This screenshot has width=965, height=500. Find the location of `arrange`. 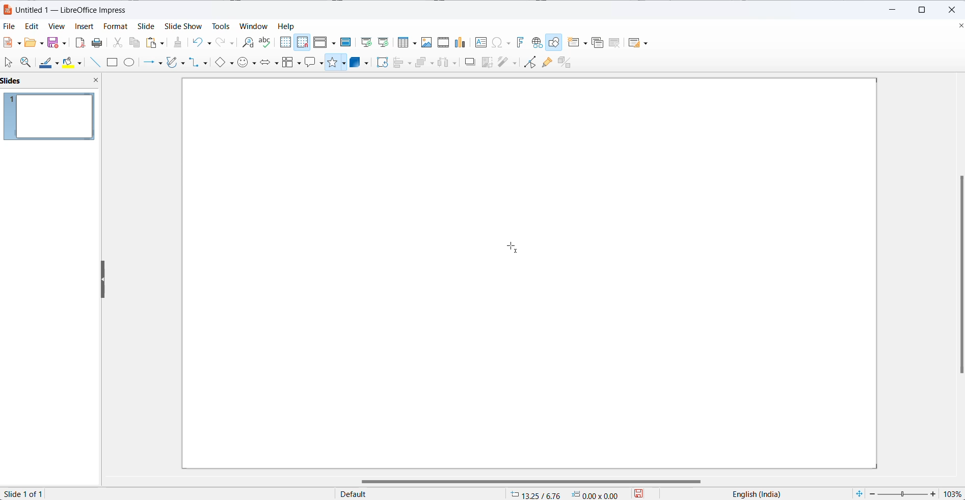

arrange is located at coordinates (424, 63).